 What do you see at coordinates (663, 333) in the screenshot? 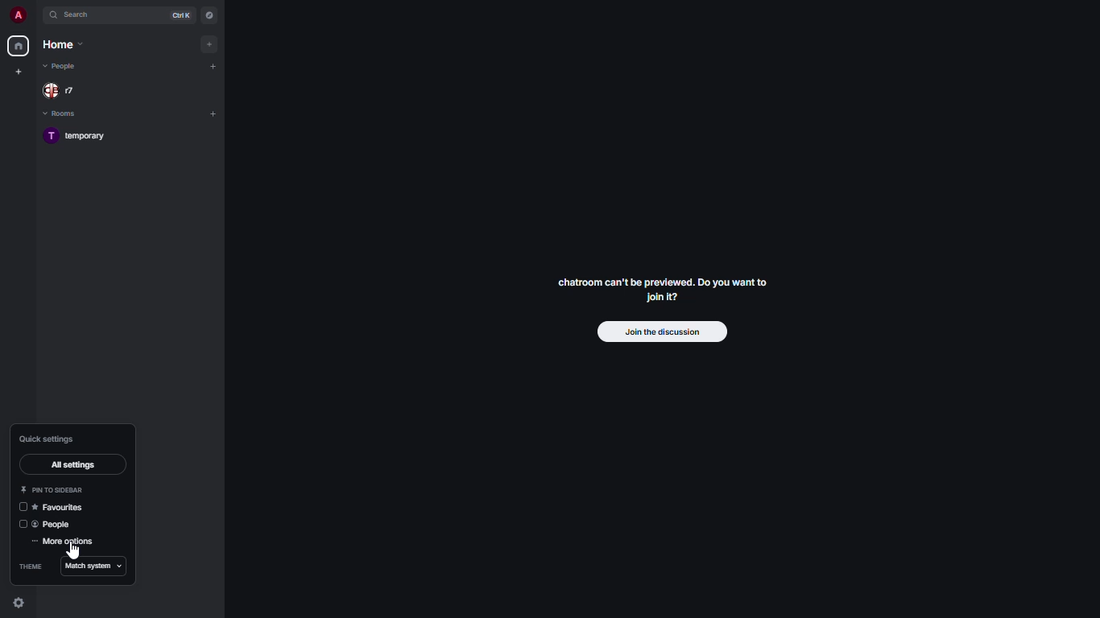
I see `join the discussion` at bounding box center [663, 333].